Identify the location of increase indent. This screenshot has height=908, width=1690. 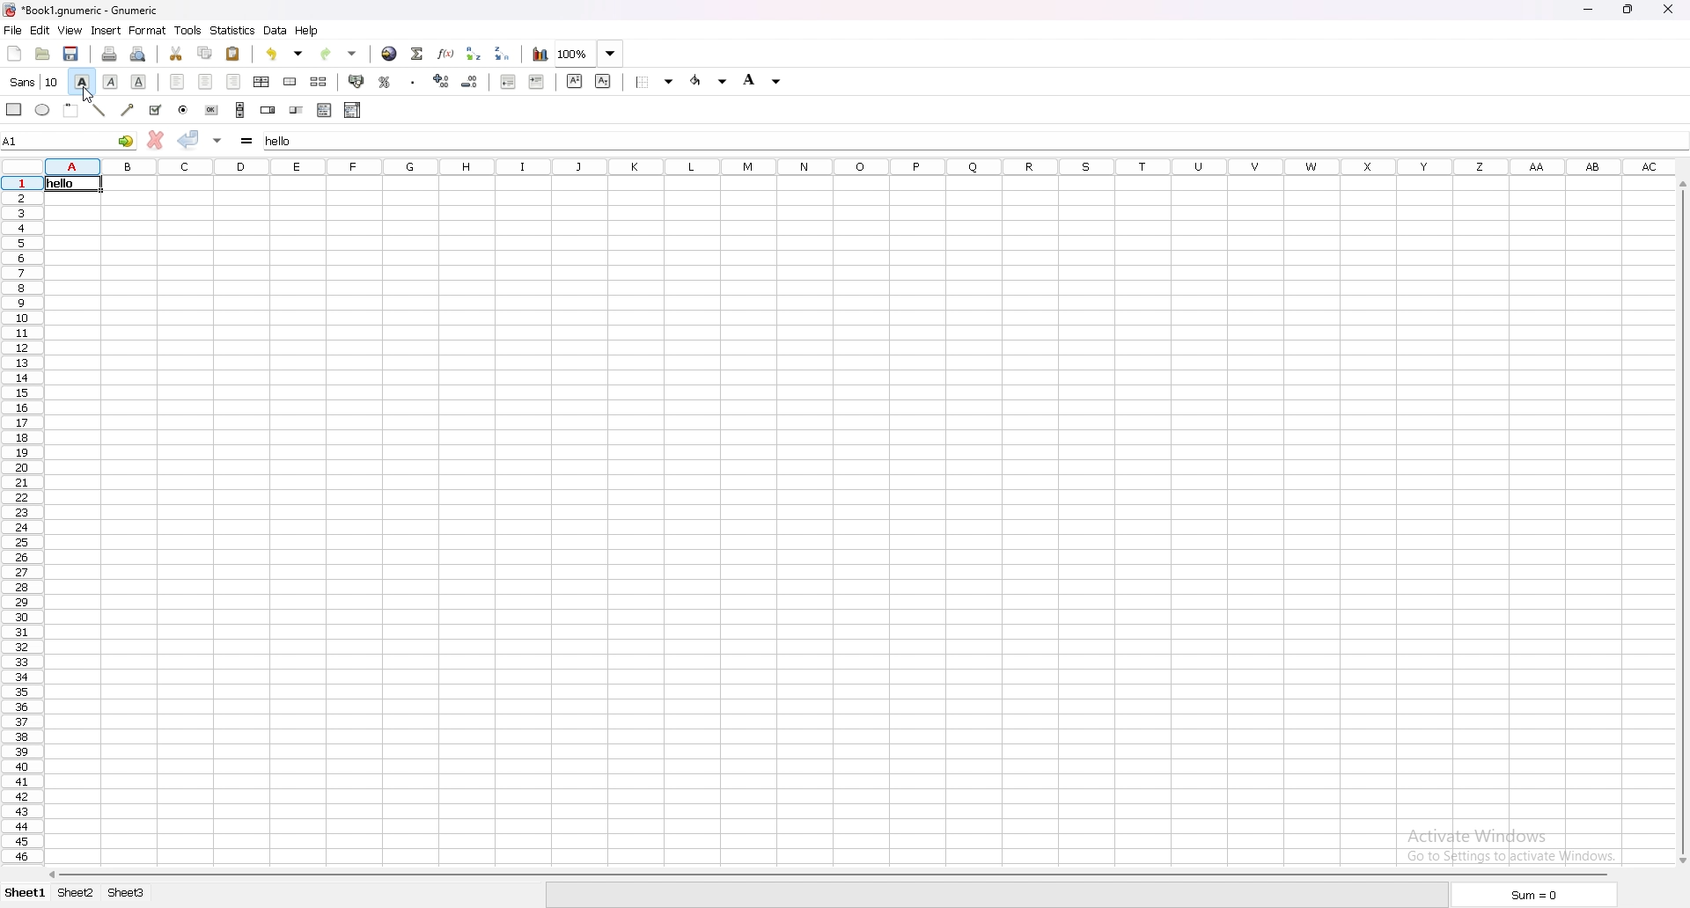
(538, 82).